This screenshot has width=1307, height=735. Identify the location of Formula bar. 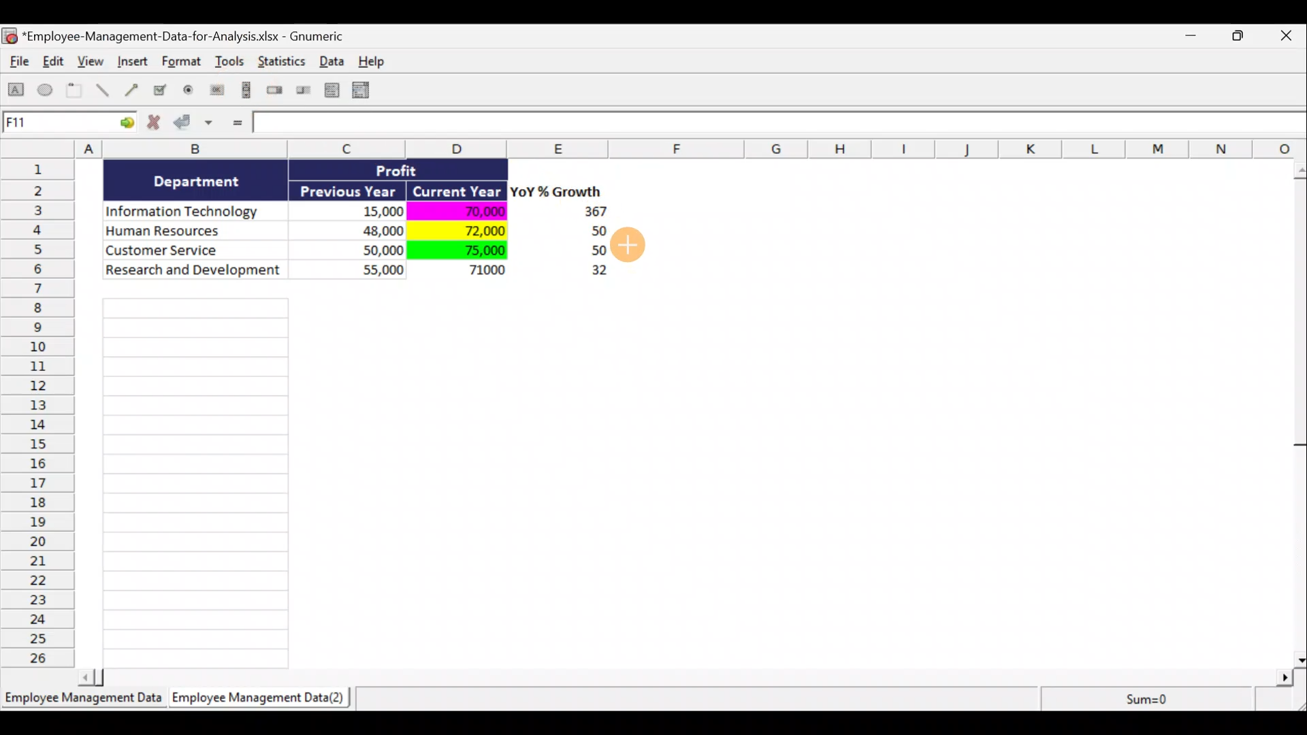
(781, 125).